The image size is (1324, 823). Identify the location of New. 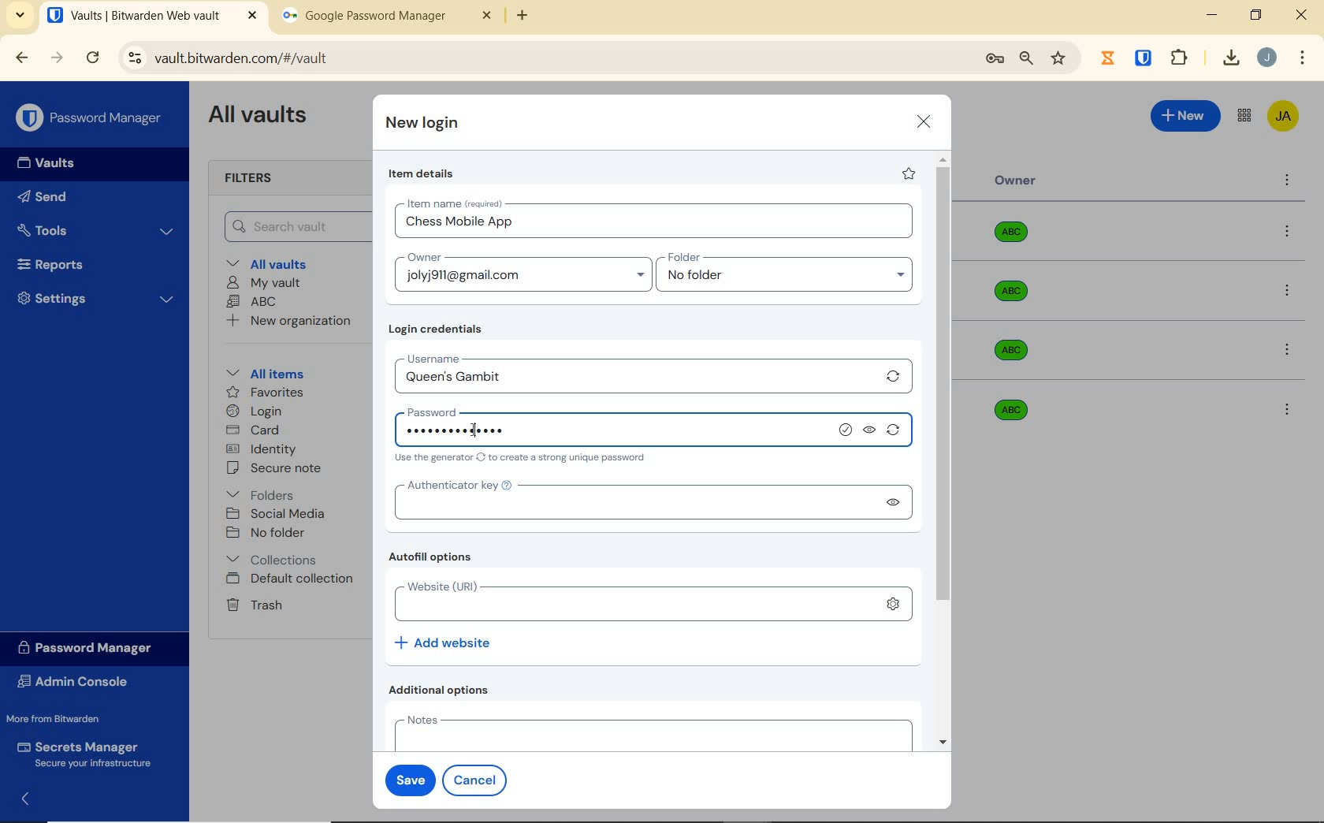
(1186, 114).